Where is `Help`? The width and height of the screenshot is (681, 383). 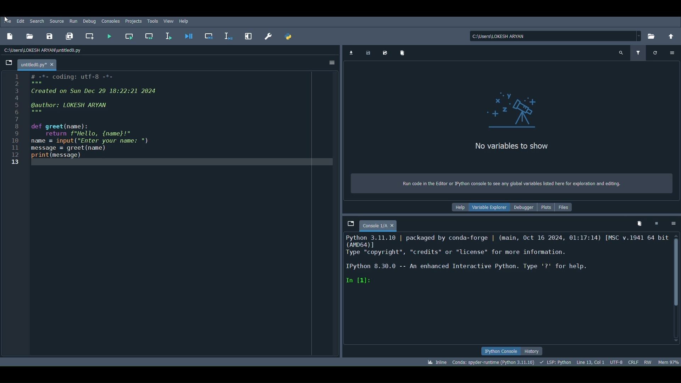 Help is located at coordinates (460, 207).